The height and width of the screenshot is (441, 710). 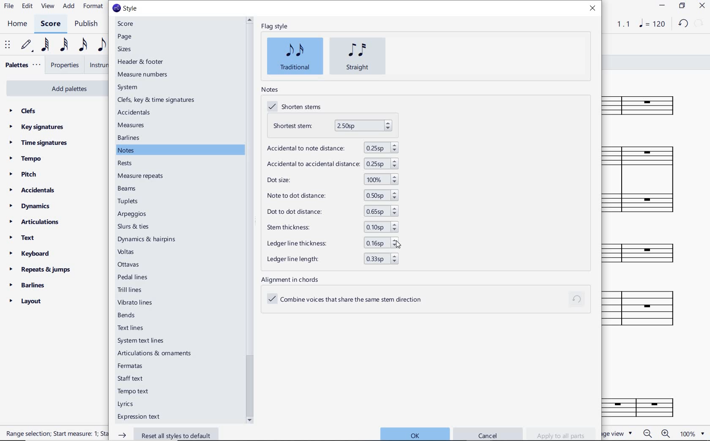 I want to click on reset all styles to default, so click(x=166, y=434).